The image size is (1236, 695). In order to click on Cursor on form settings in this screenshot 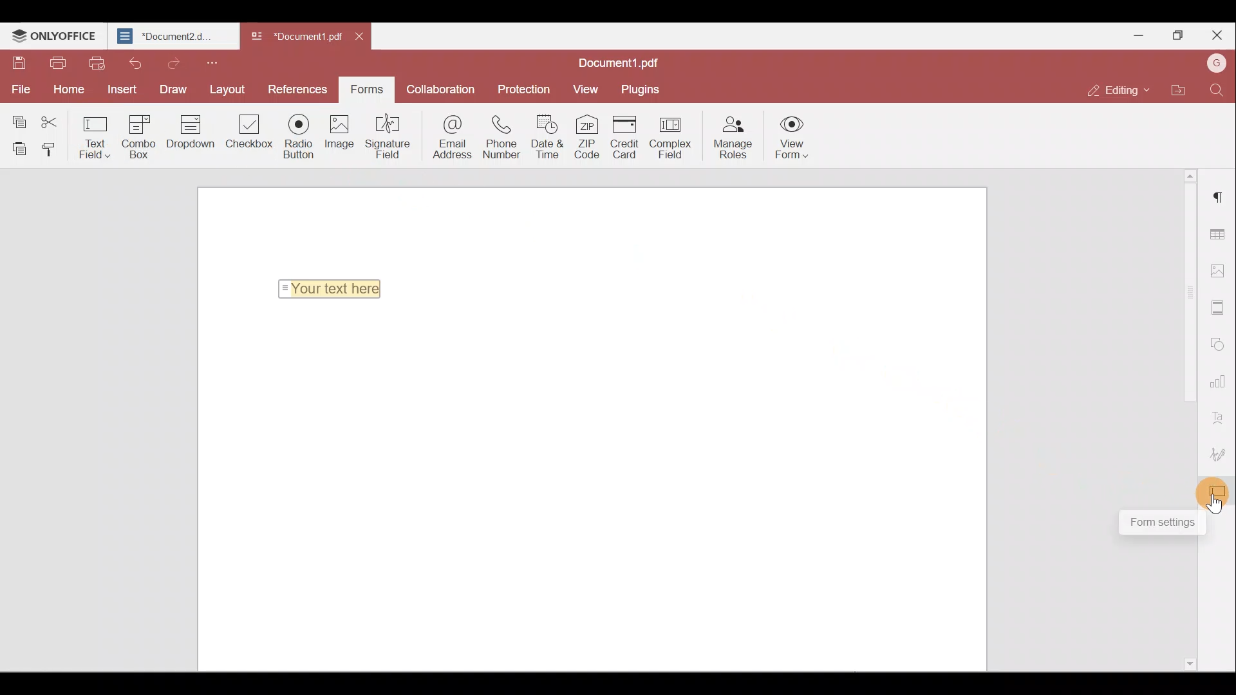, I will do `click(1219, 506)`.